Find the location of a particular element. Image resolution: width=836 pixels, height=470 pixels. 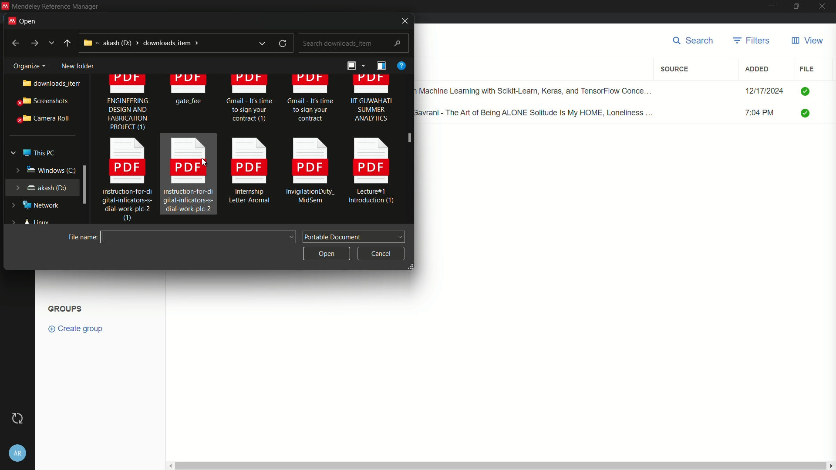

7:04 PM is located at coordinates (765, 114).